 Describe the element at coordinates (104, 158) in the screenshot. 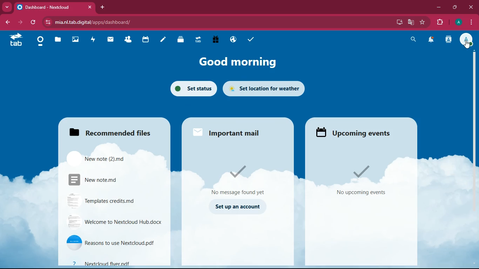

I see `file` at that location.